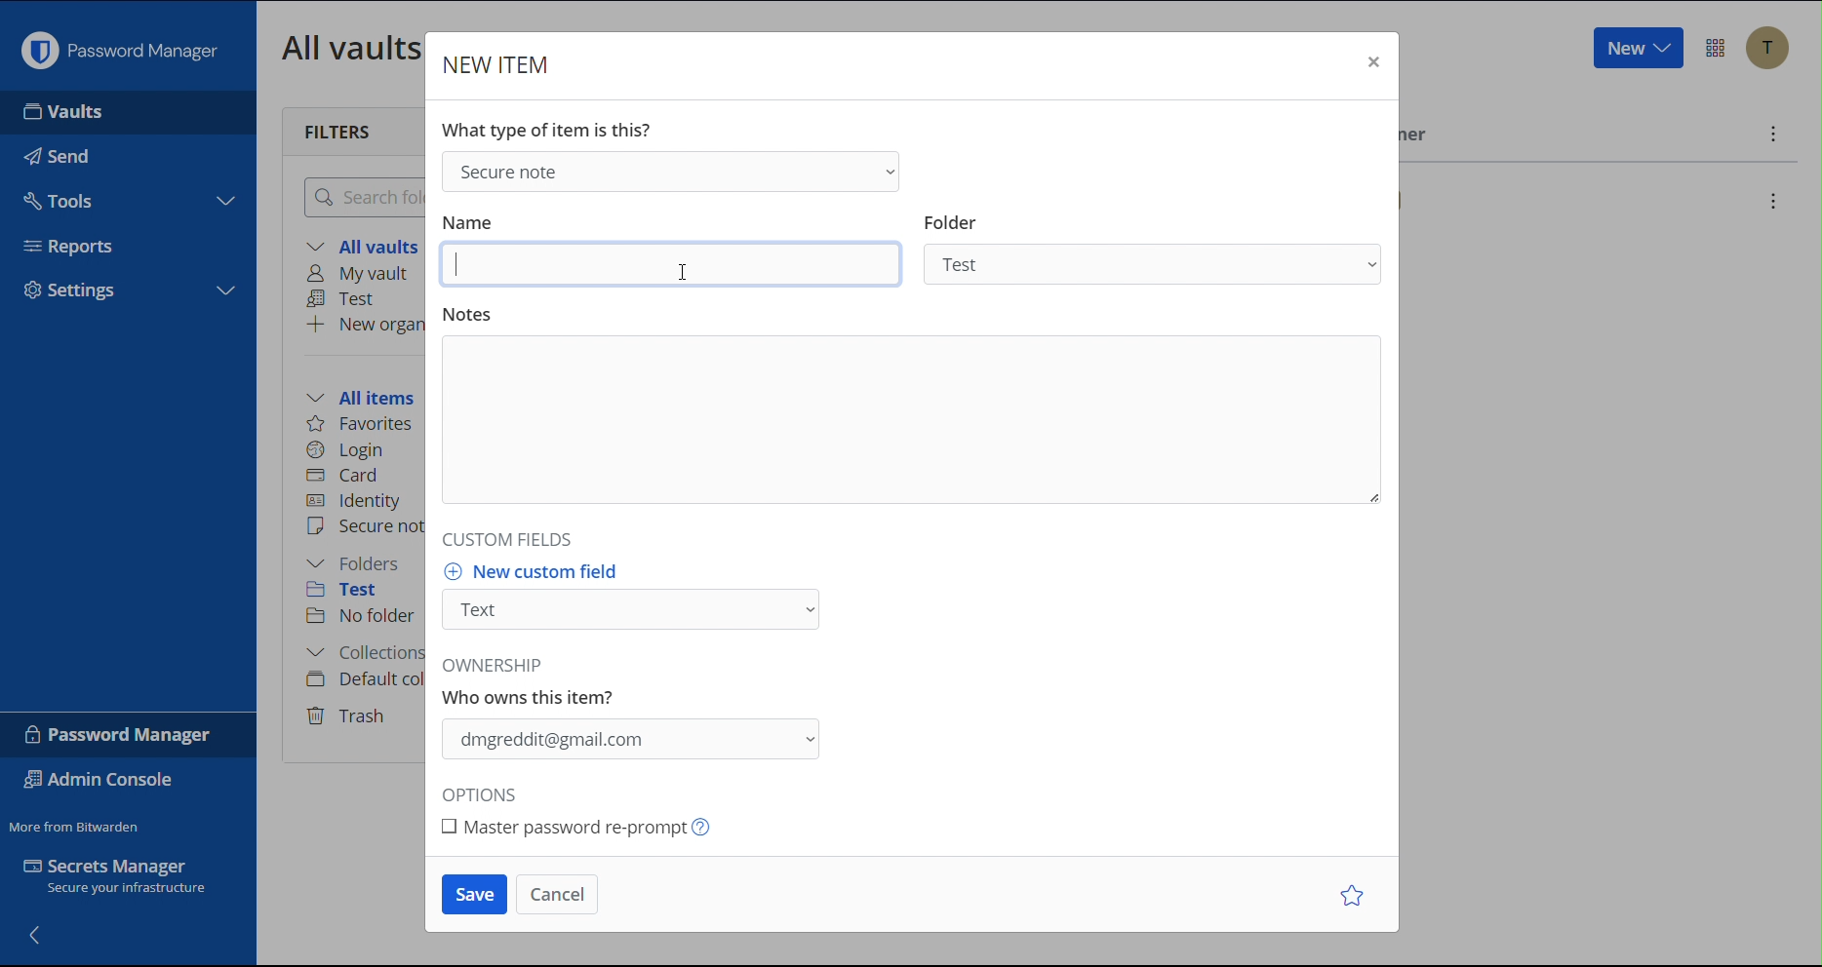 The height and width of the screenshot is (967, 1822). Describe the element at coordinates (362, 424) in the screenshot. I see `Favorites` at that location.